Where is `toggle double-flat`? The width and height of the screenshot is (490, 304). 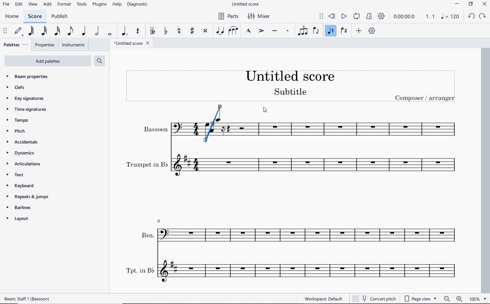
toggle double-flat is located at coordinates (153, 31).